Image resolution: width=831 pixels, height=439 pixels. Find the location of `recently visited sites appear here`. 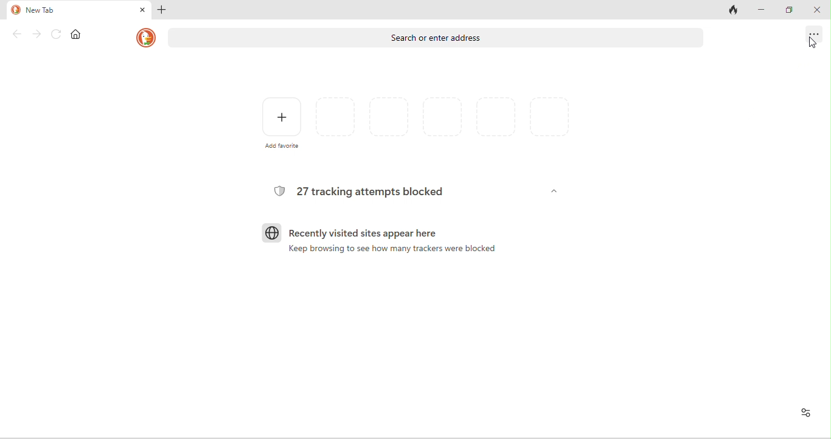

recently visited sites appear here is located at coordinates (364, 233).